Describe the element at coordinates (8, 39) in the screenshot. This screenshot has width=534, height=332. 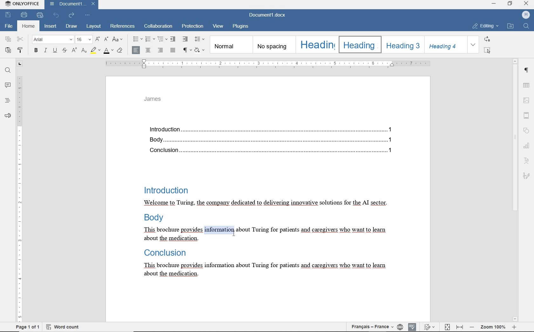
I see `COPY` at that location.